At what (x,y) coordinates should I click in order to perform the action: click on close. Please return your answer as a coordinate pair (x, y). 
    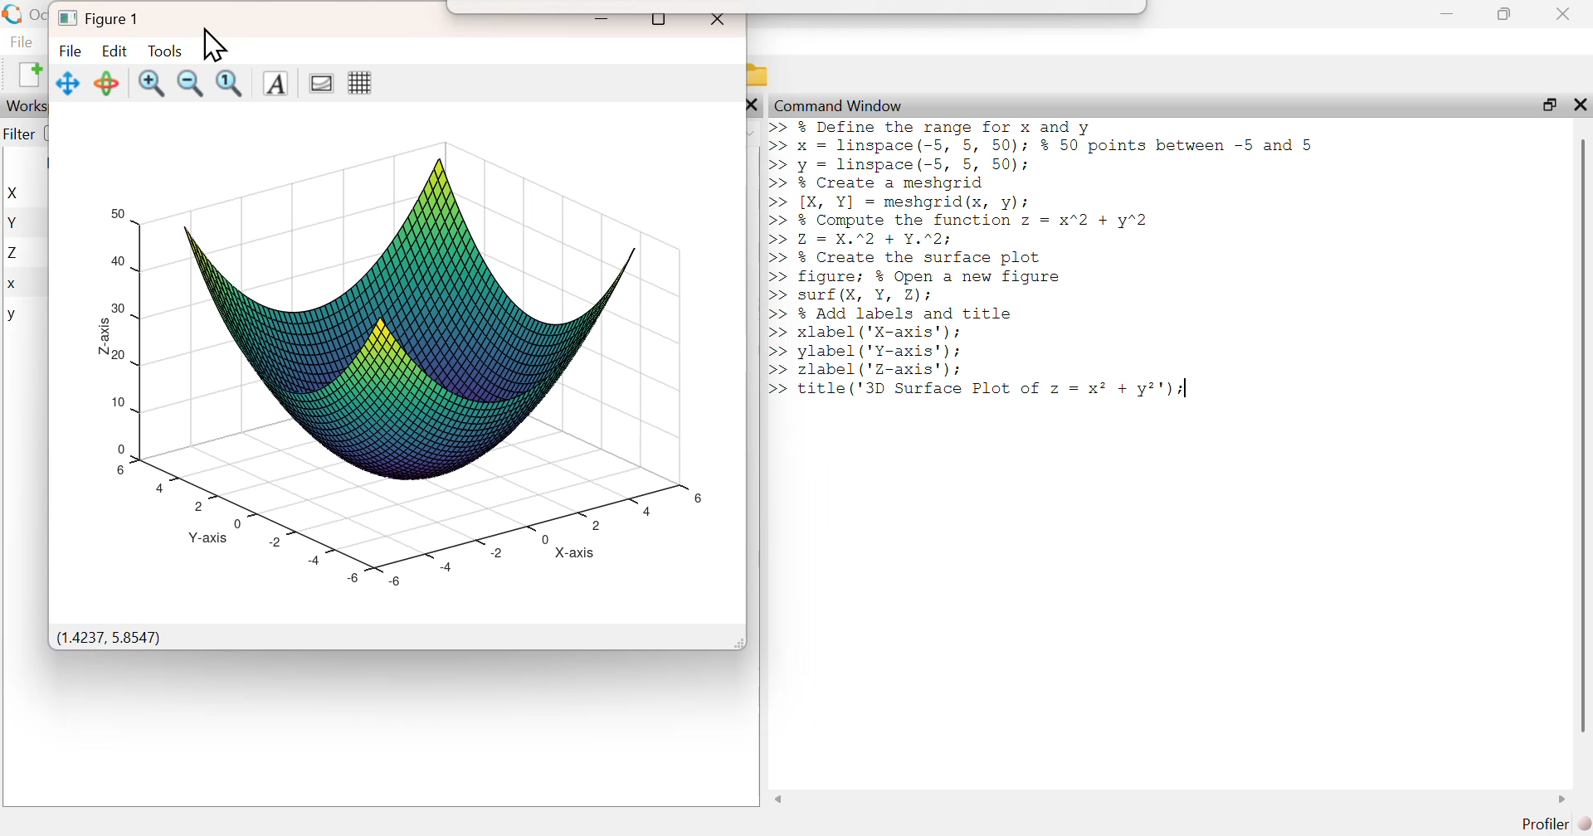
    Looking at the image, I should click on (1566, 13).